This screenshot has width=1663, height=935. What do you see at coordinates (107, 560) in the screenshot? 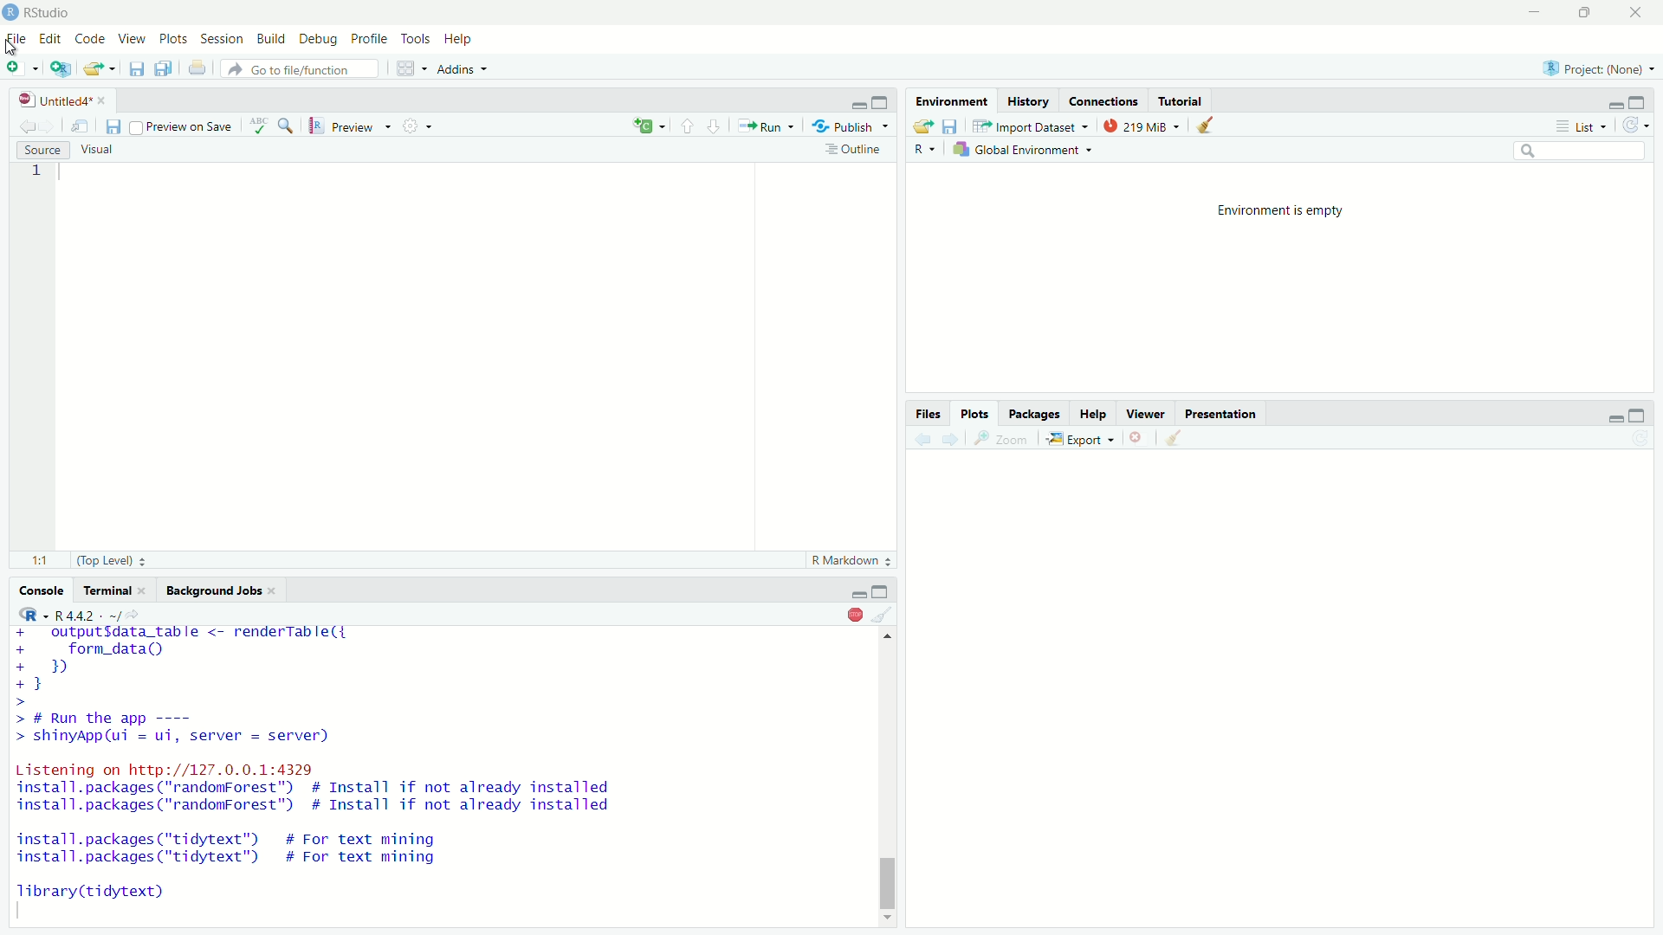
I see `top level()` at bounding box center [107, 560].